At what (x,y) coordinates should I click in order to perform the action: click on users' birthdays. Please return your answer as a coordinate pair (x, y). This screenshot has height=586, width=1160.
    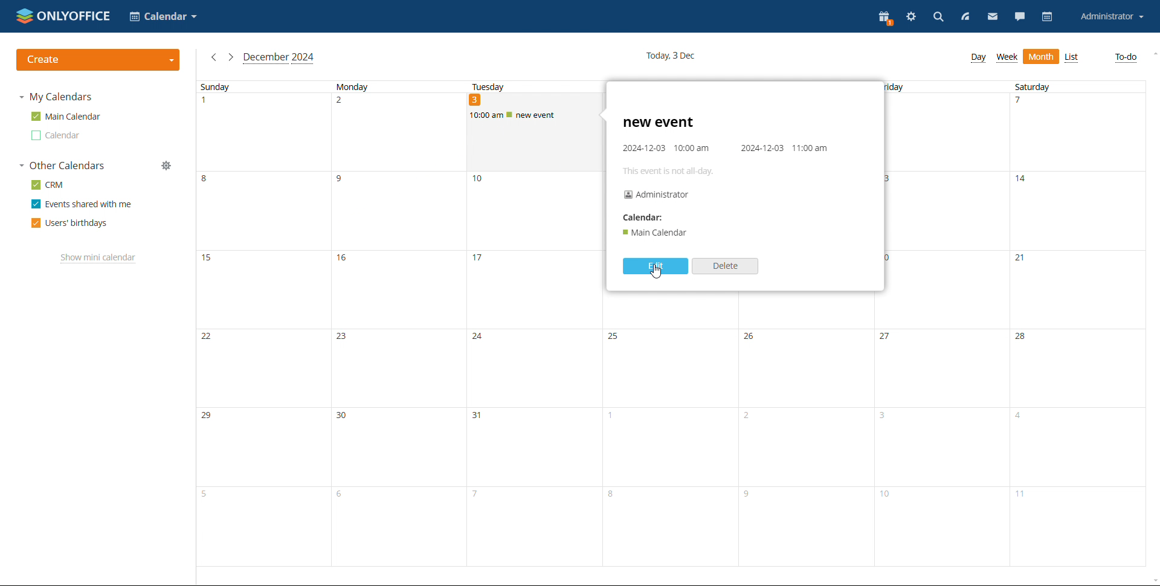
    Looking at the image, I should click on (69, 224).